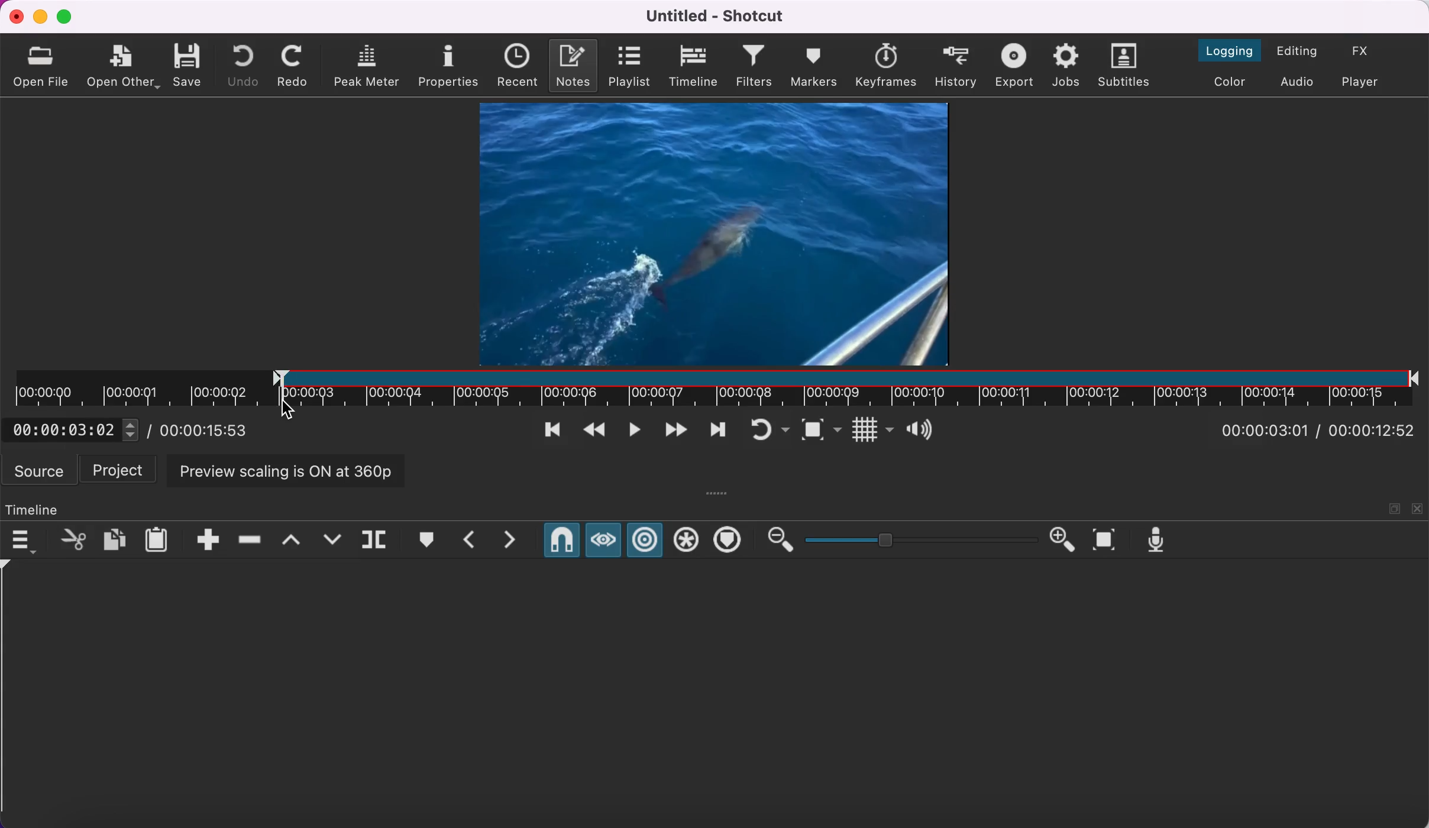 This screenshot has height=828, width=1429. What do you see at coordinates (779, 541) in the screenshot?
I see `zoom out` at bounding box center [779, 541].